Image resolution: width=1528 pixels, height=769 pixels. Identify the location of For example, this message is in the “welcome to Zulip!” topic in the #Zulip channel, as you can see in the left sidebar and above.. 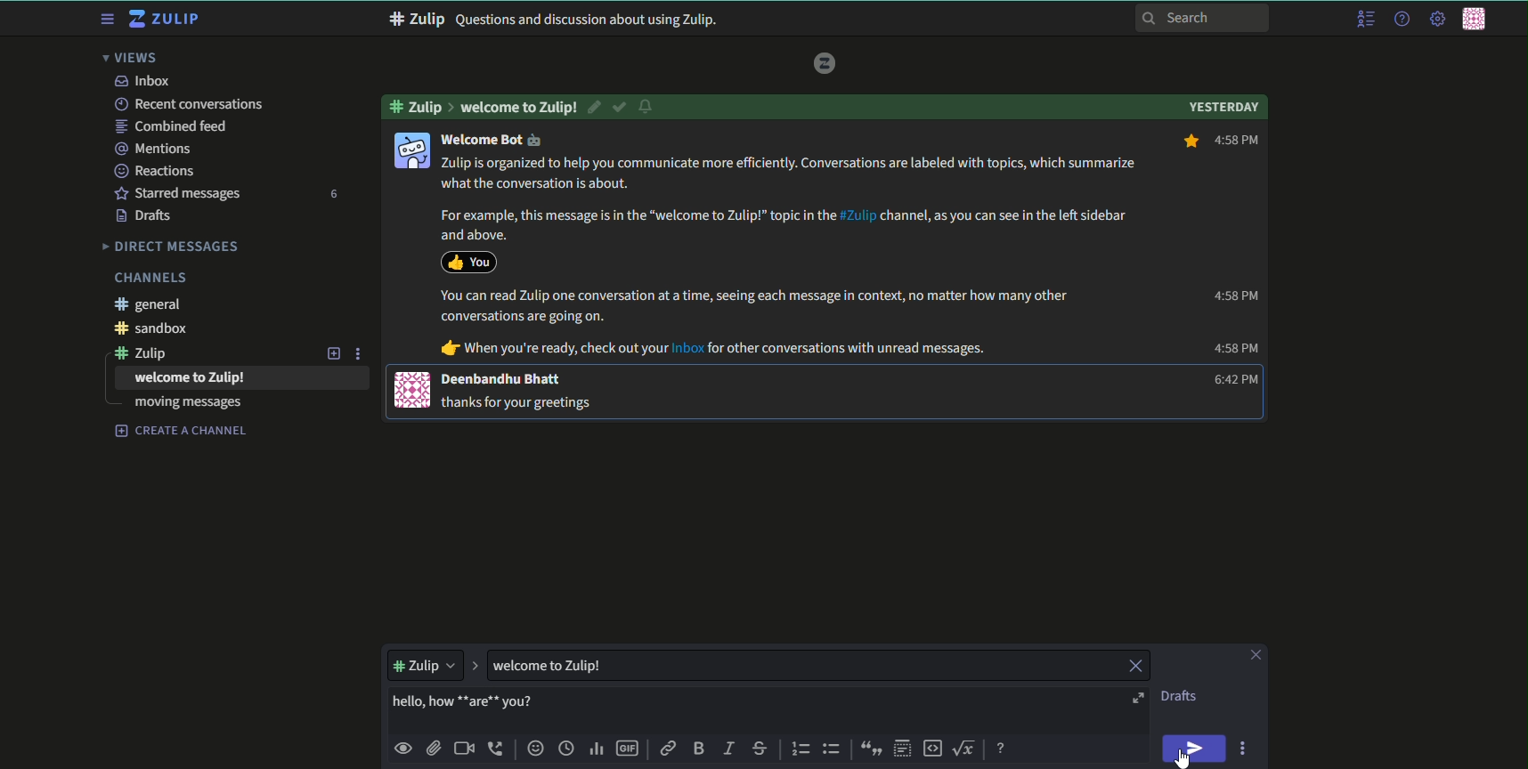
(784, 225).